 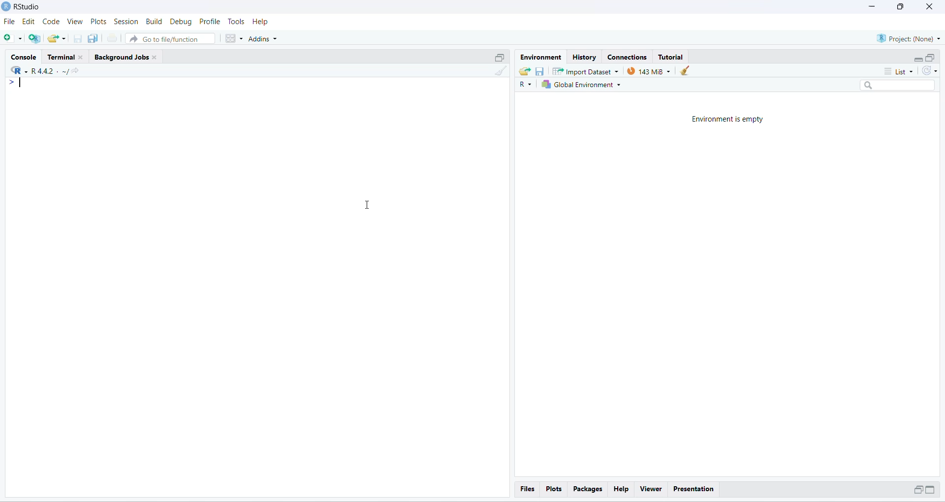 I want to click on view, so click(x=75, y=21).